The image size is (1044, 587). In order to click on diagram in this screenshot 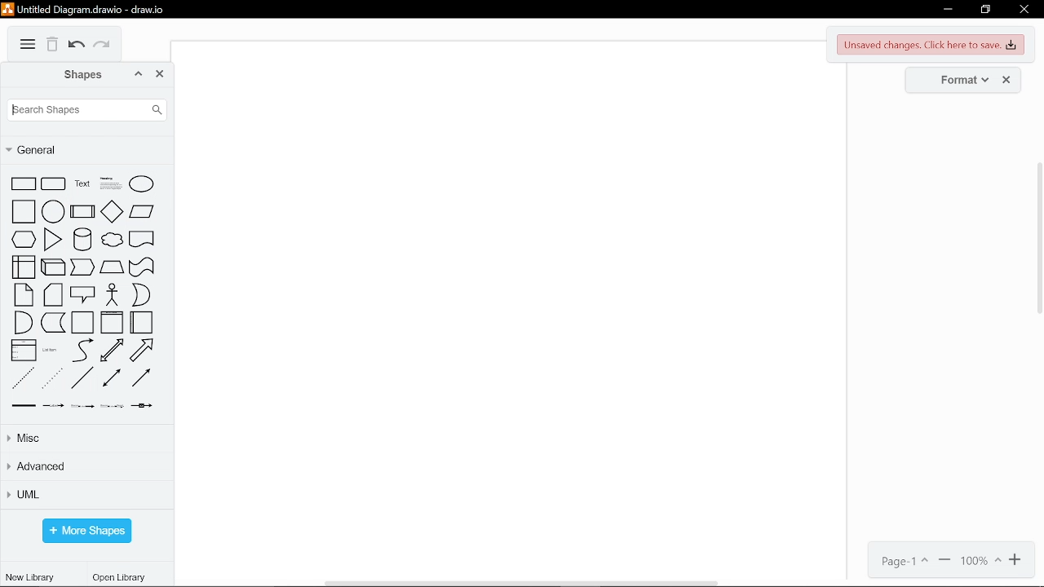, I will do `click(28, 45)`.